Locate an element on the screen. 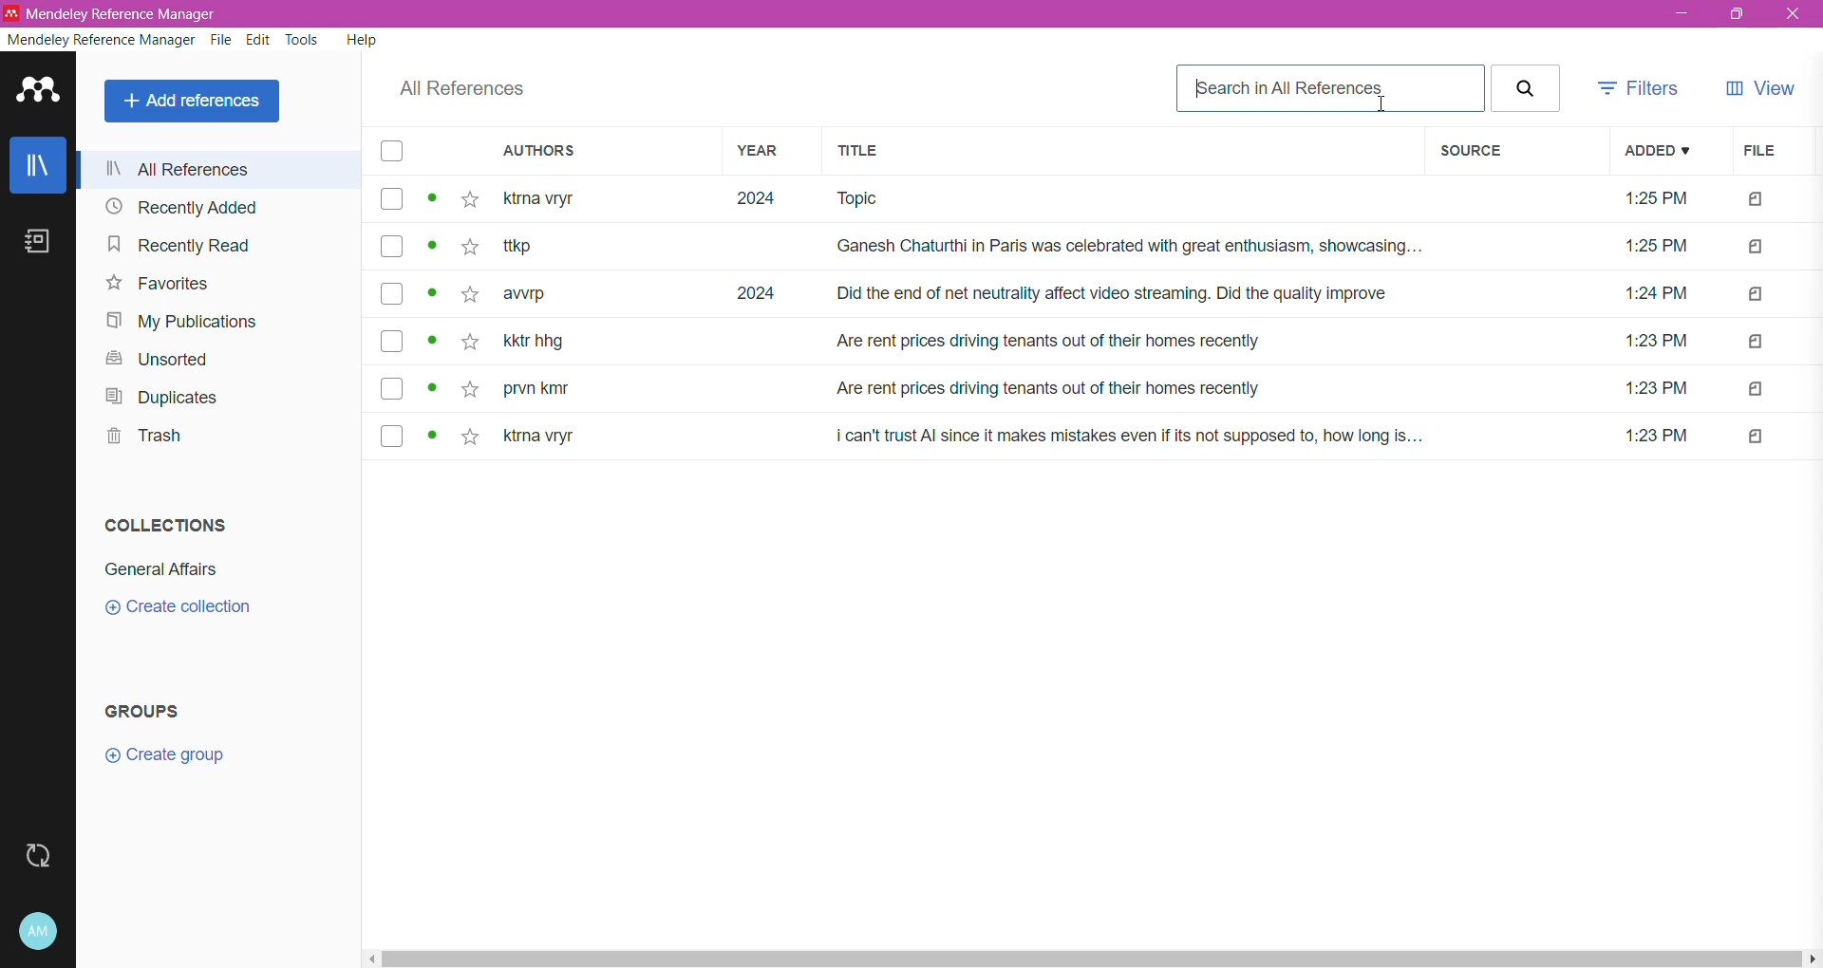 The height and width of the screenshot is (968, 1823). Add References is located at coordinates (192, 102).